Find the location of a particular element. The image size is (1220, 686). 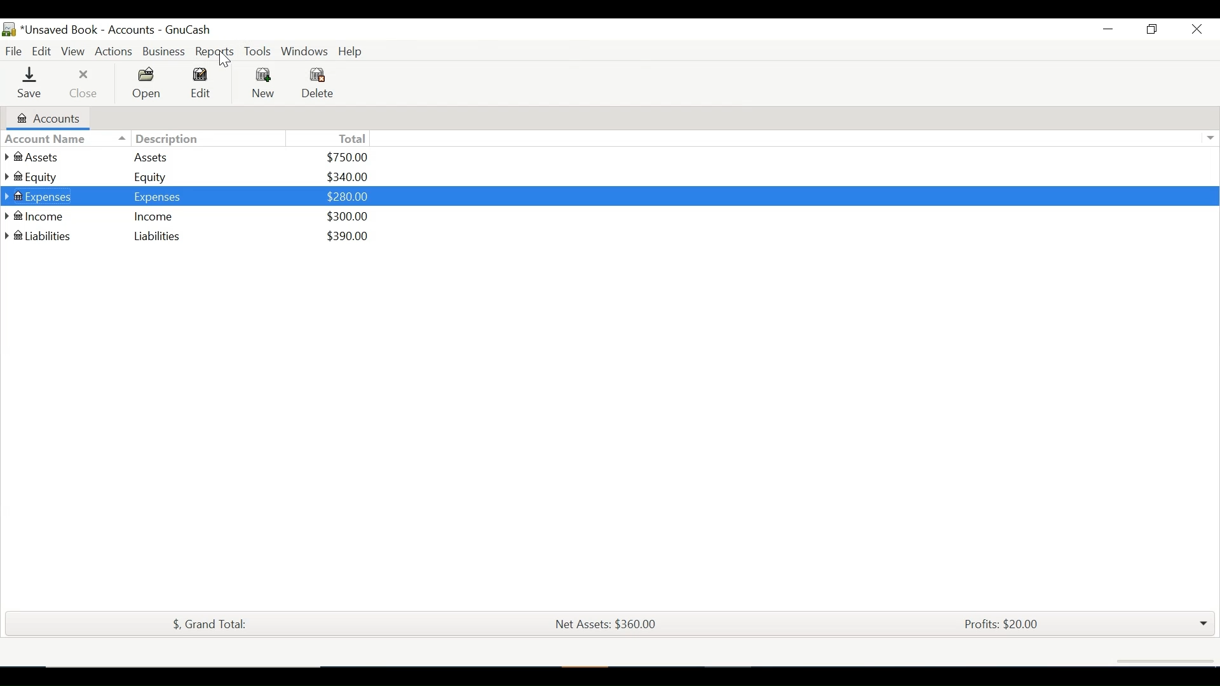

Business is located at coordinates (165, 49).